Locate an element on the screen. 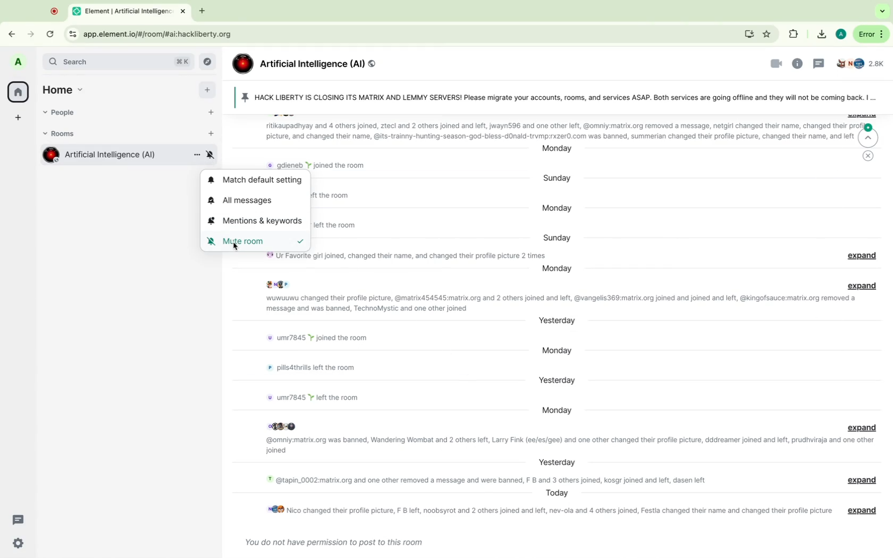 The height and width of the screenshot is (558, 893). close tab is located at coordinates (185, 12).